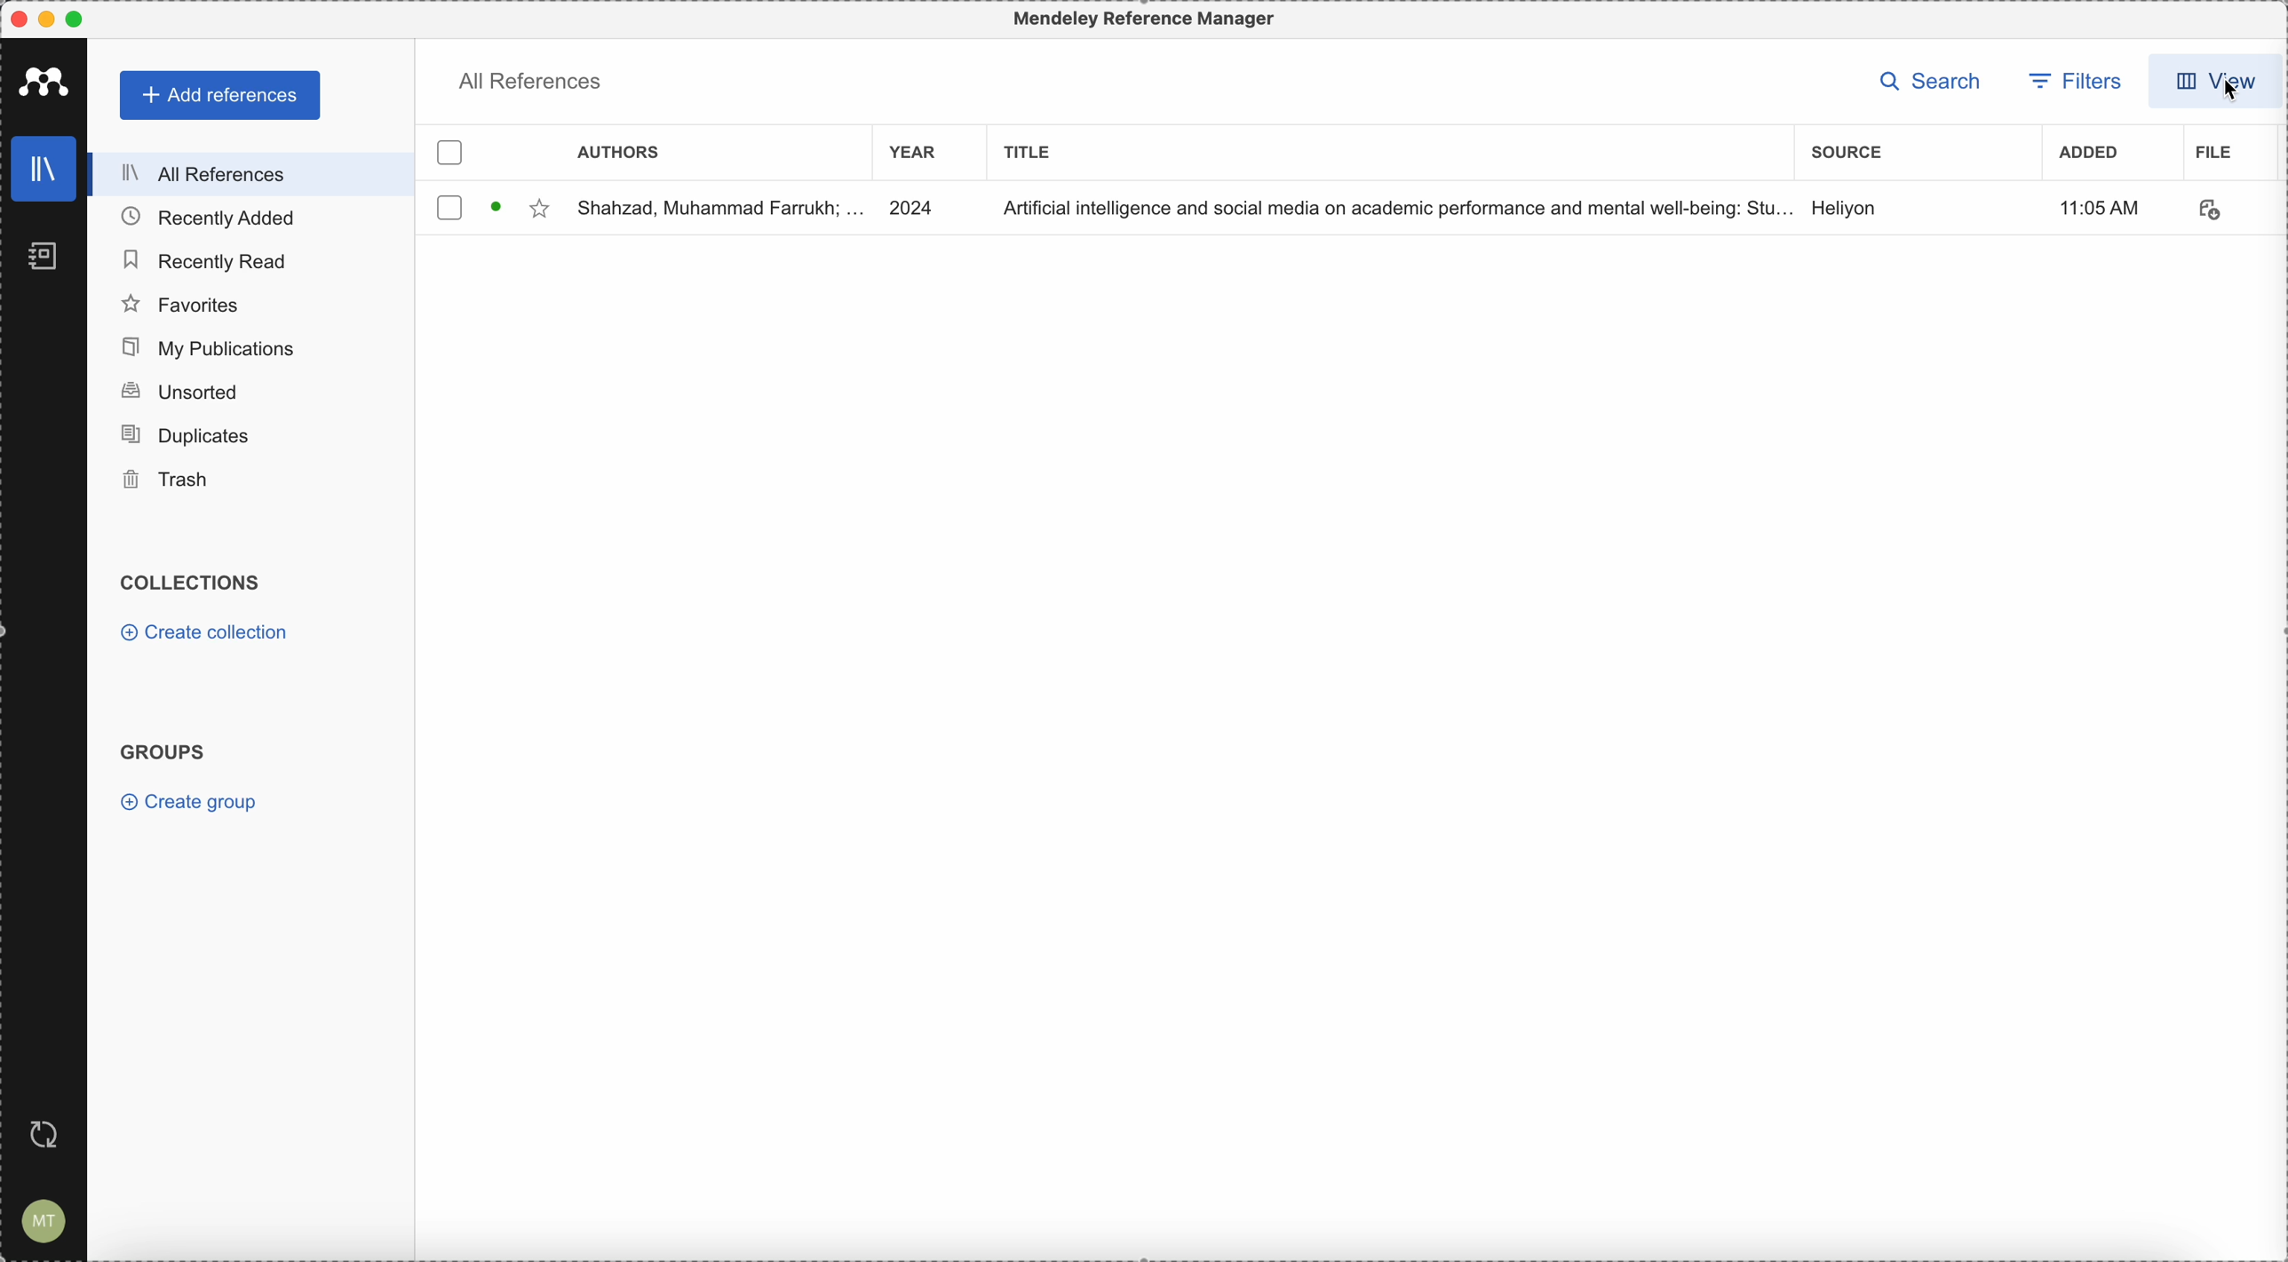  Describe the element at coordinates (1139, 18) in the screenshot. I see `Mendeley Reference Manager` at that location.